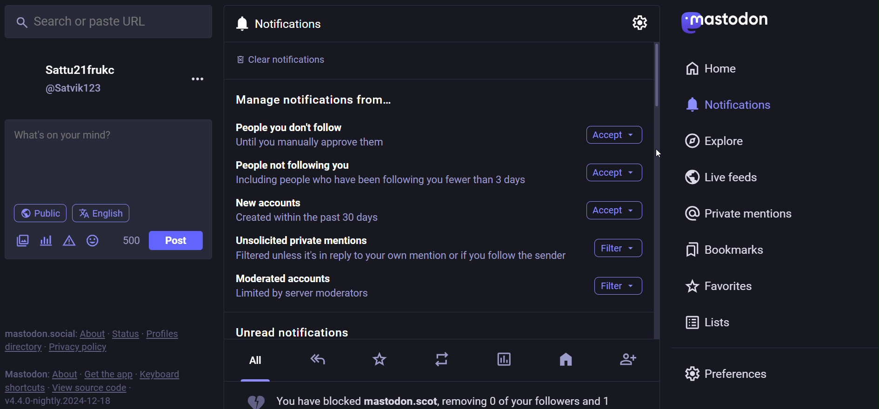 Image resolution: width=879 pixels, height=409 pixels. Describe the element at coordinates (652, 78) in the screenshot. I see `scroll bar` at that location.